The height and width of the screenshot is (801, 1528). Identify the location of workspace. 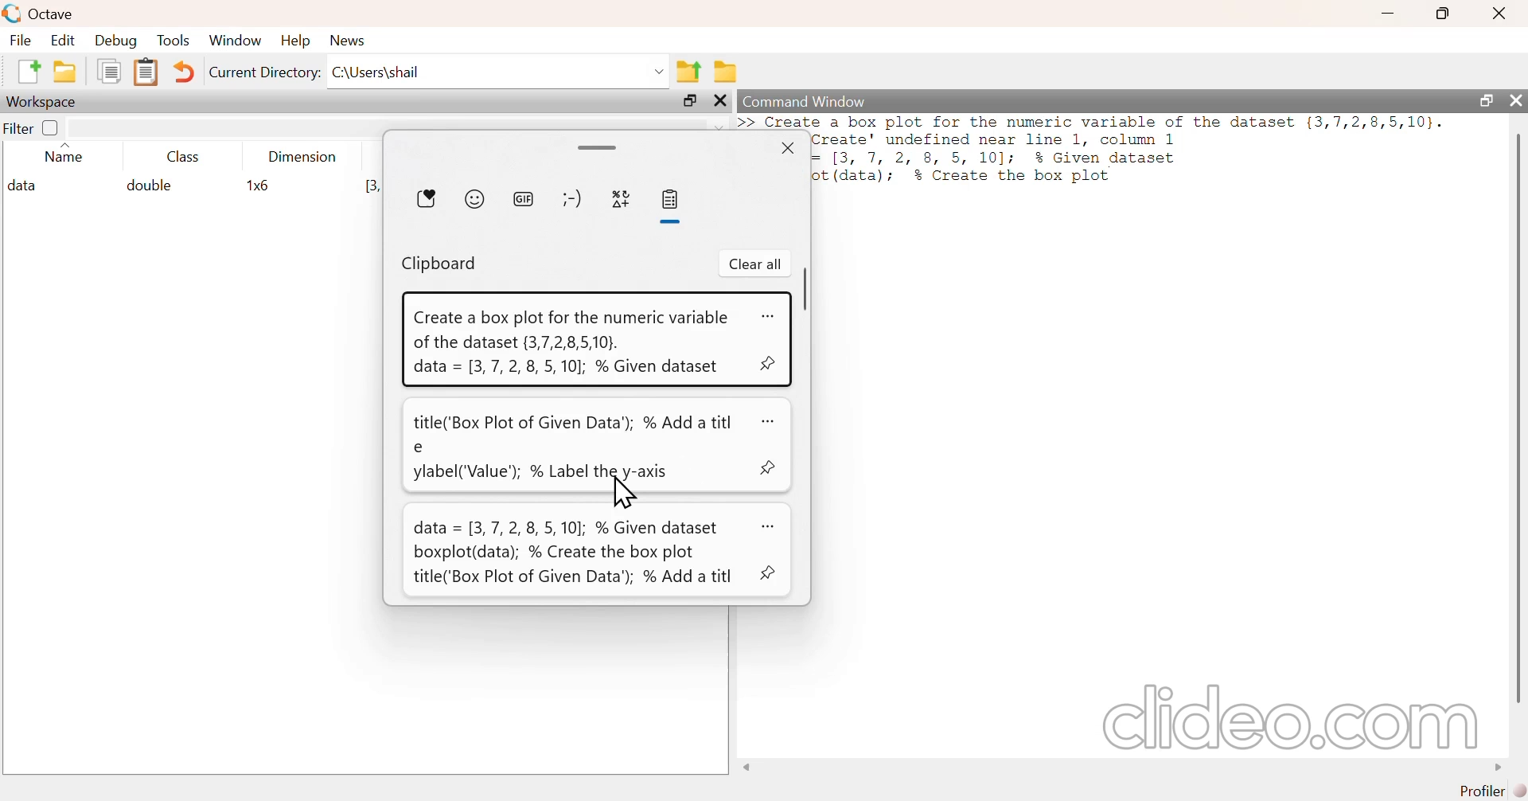
(42, 100).